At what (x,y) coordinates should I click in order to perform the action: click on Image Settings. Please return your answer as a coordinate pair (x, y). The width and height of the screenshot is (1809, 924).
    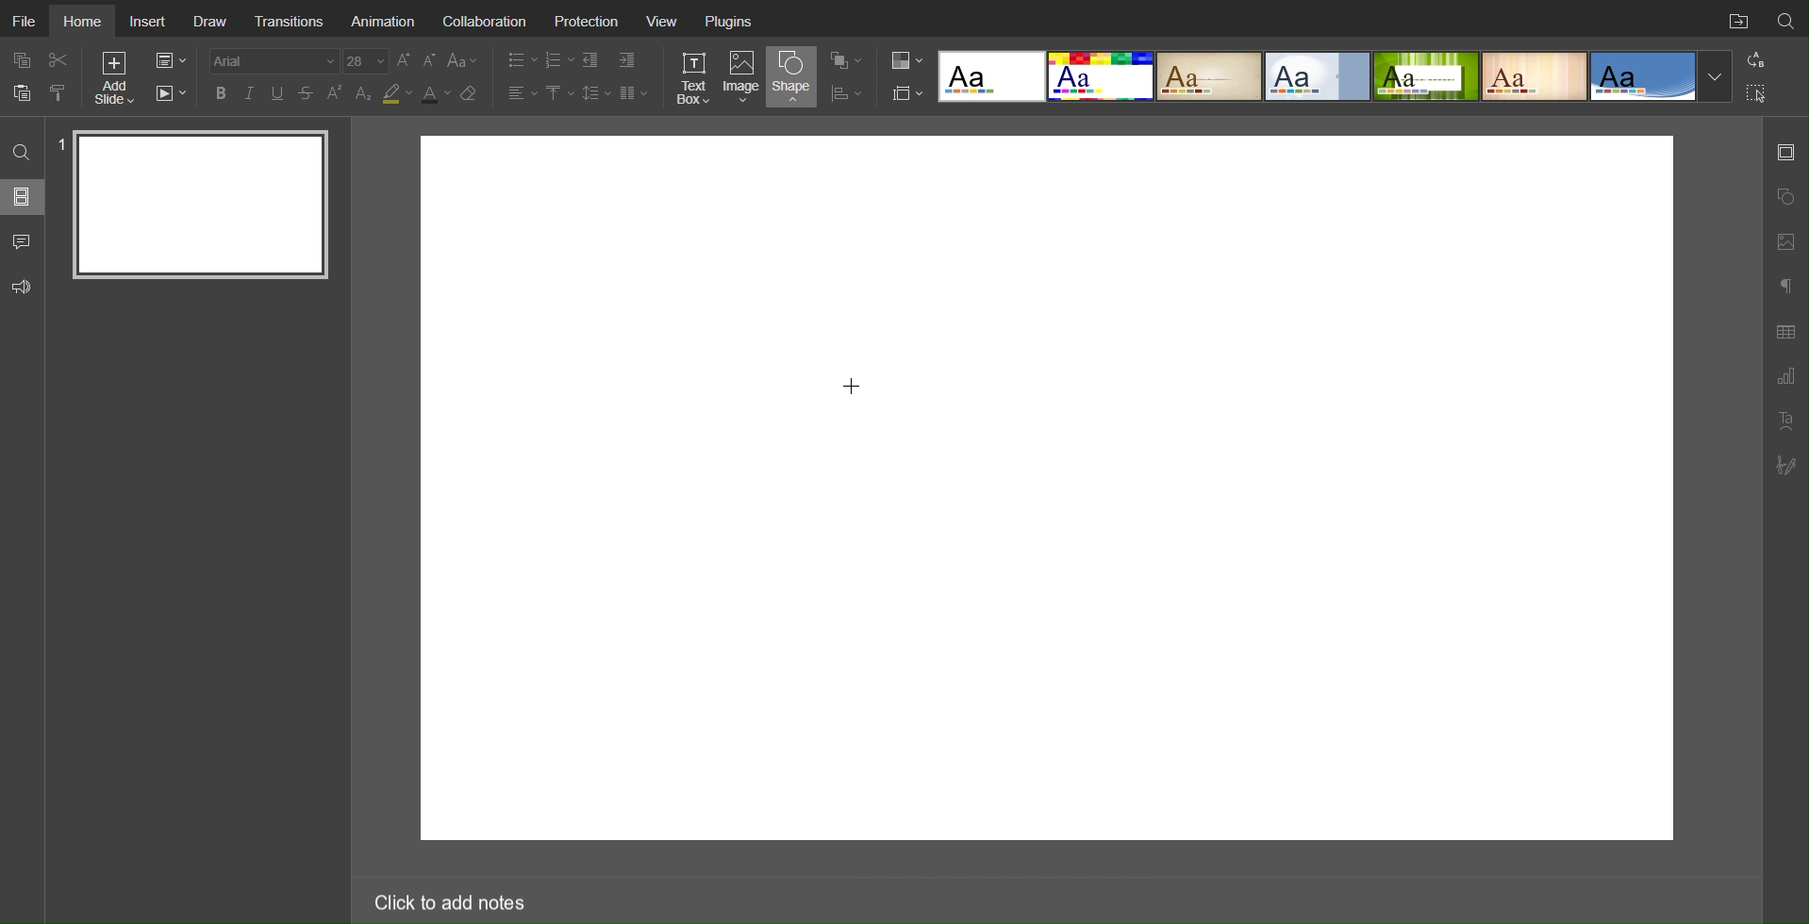
    Looking at the image, I should click on (1784, 239).